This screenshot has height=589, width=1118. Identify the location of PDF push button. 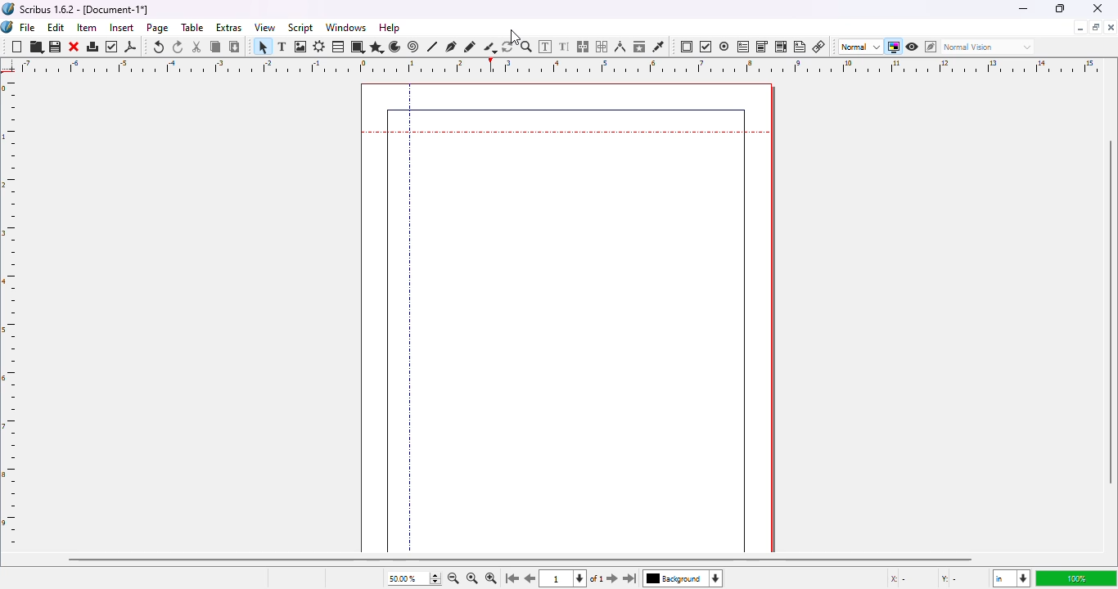
(687, 47).